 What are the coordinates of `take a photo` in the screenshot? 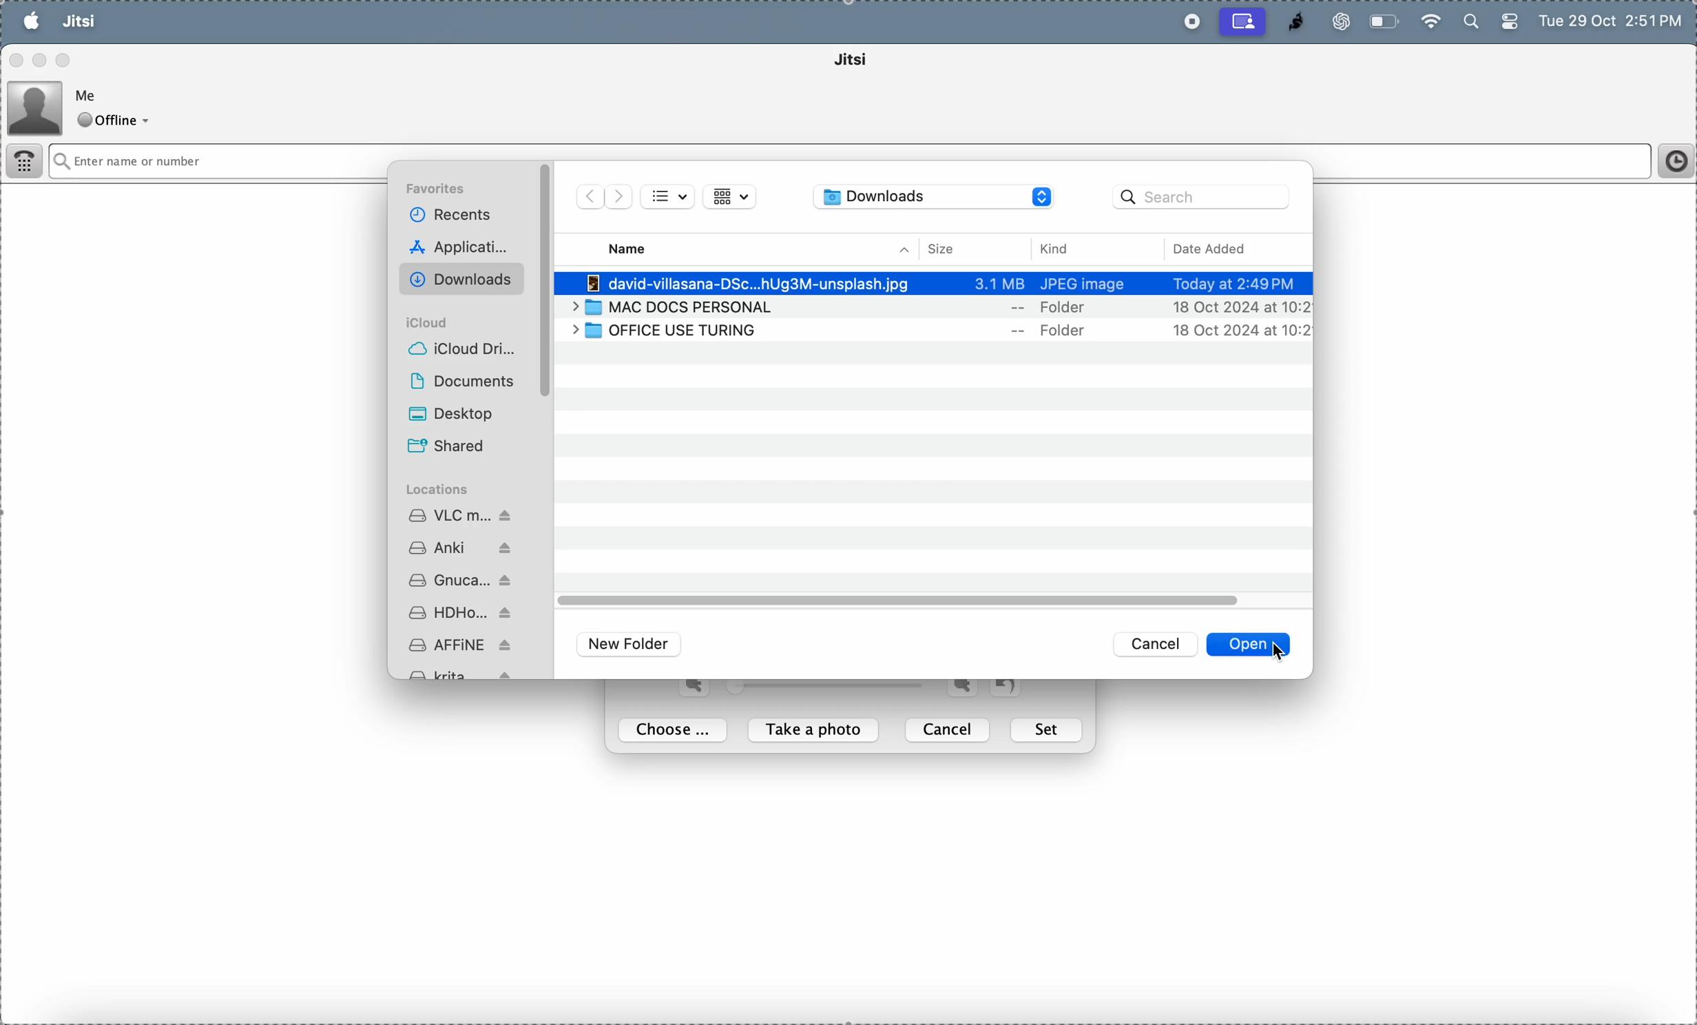 It's located at (817, 731).